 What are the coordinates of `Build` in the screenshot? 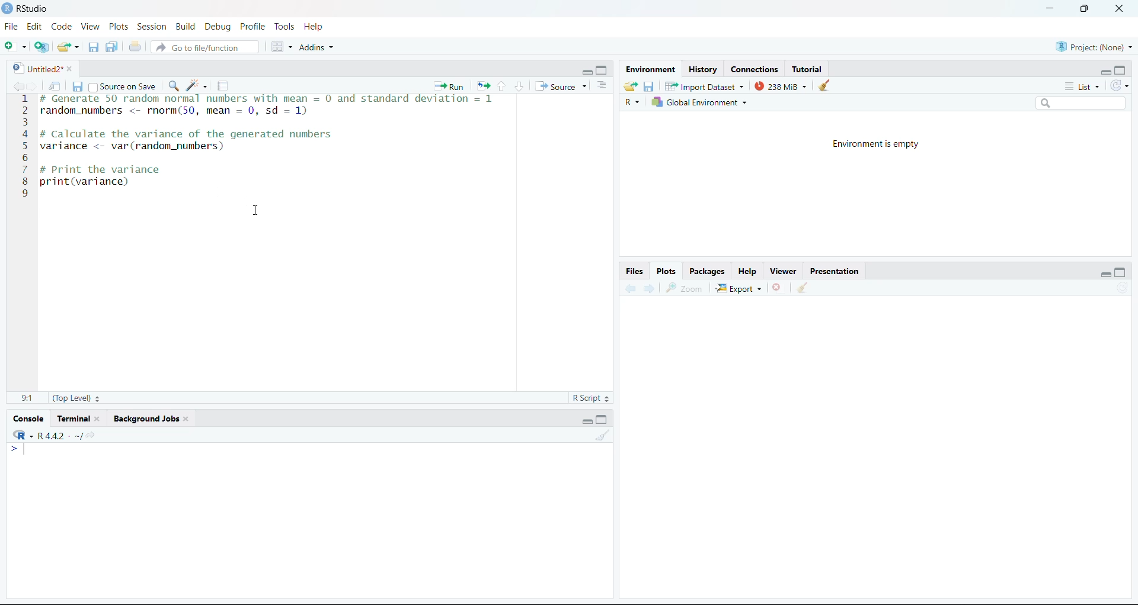 It's located at (185, 26).